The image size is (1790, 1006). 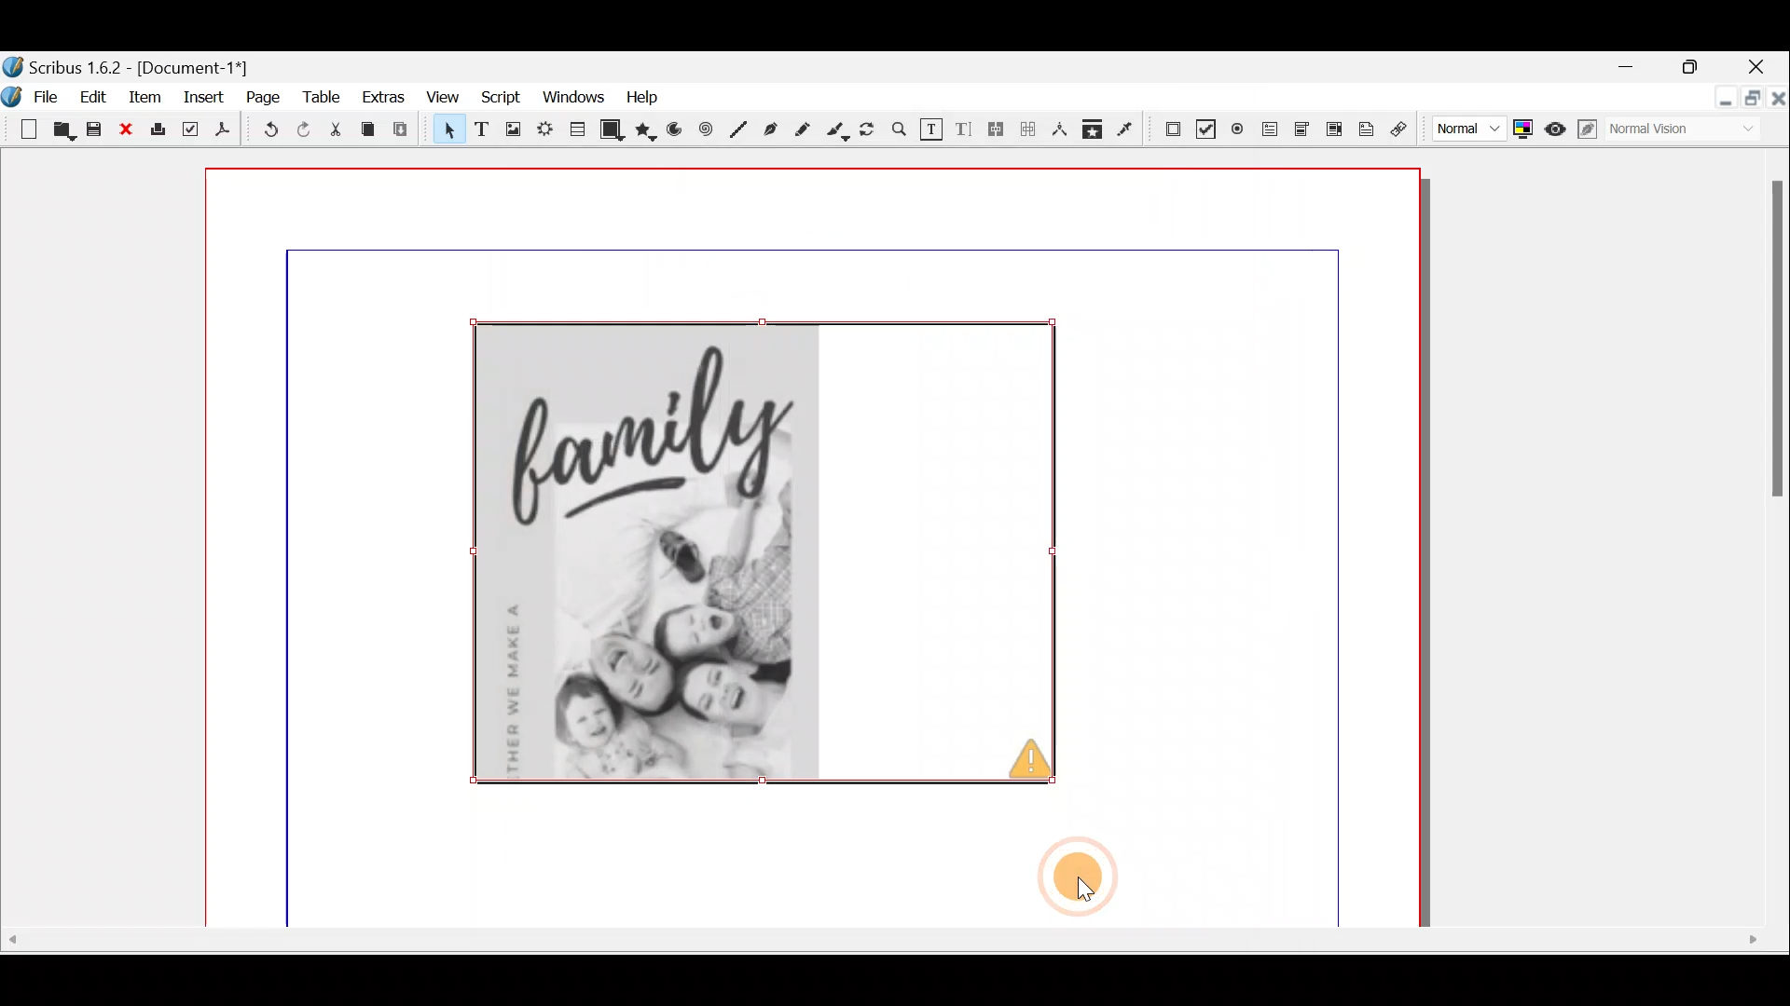 I want to click on Table, so click(x=580, y=134).